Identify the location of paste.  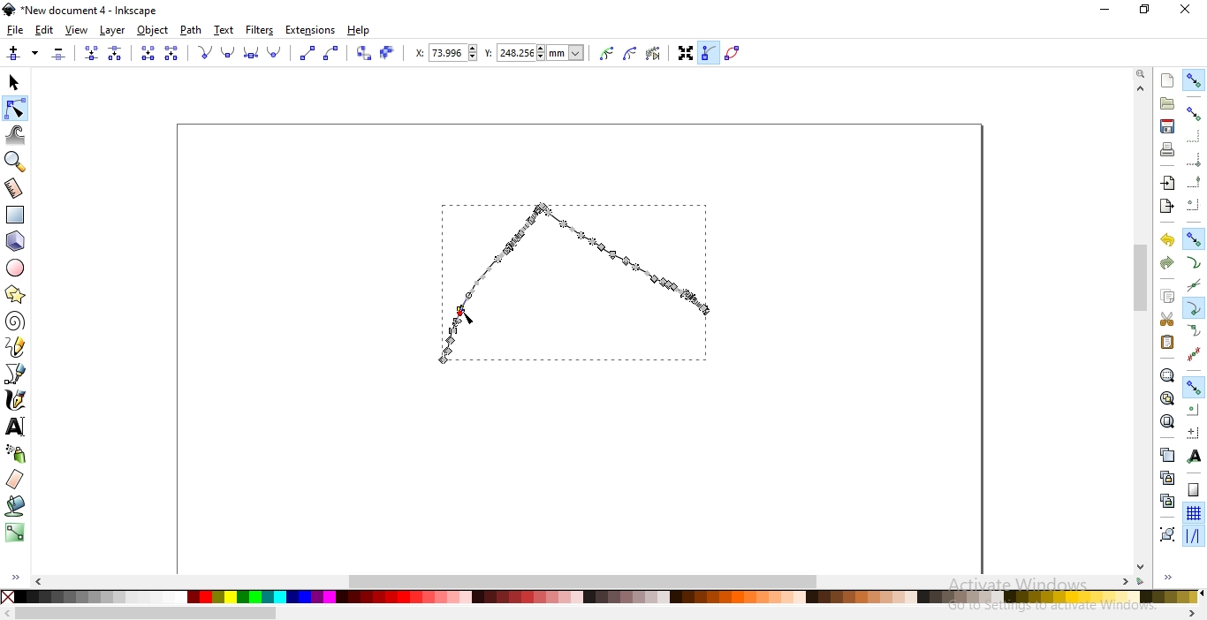
(1166, 342).